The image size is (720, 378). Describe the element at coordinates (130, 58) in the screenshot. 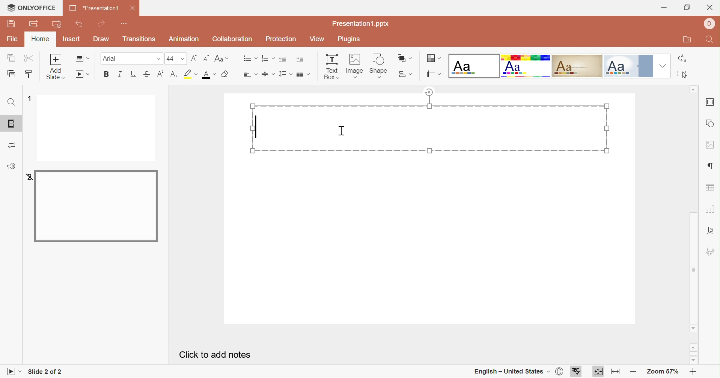

I see `Font` at that location.